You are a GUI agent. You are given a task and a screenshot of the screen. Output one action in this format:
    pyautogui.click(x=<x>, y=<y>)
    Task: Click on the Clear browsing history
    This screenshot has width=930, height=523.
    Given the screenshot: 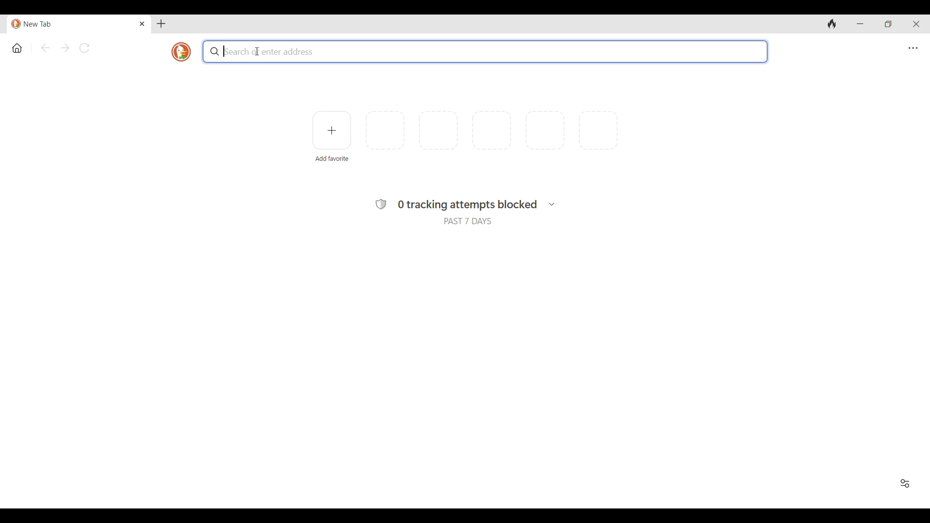 What is the action you would take?
    pyautogui.click(x=832, y=24)
    